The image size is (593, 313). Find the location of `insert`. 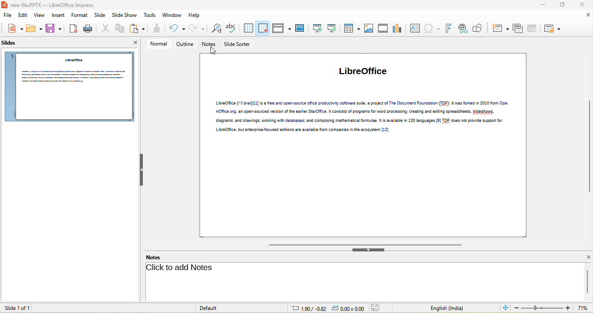

insert is located at coordinates (59, 16).